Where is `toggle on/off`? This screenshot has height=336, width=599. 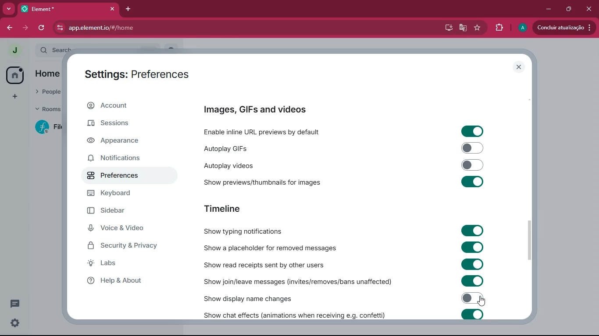
toggle on/off is located at coordinates (473, 131).